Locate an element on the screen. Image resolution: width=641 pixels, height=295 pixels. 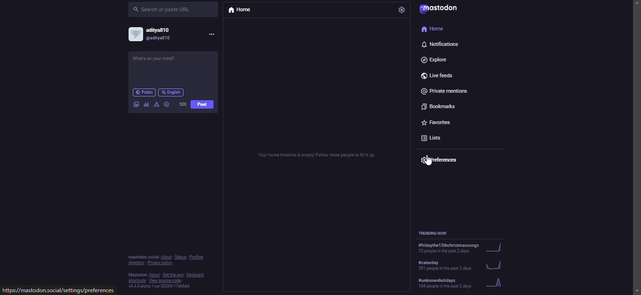
home is located at coordinates (433, 28).